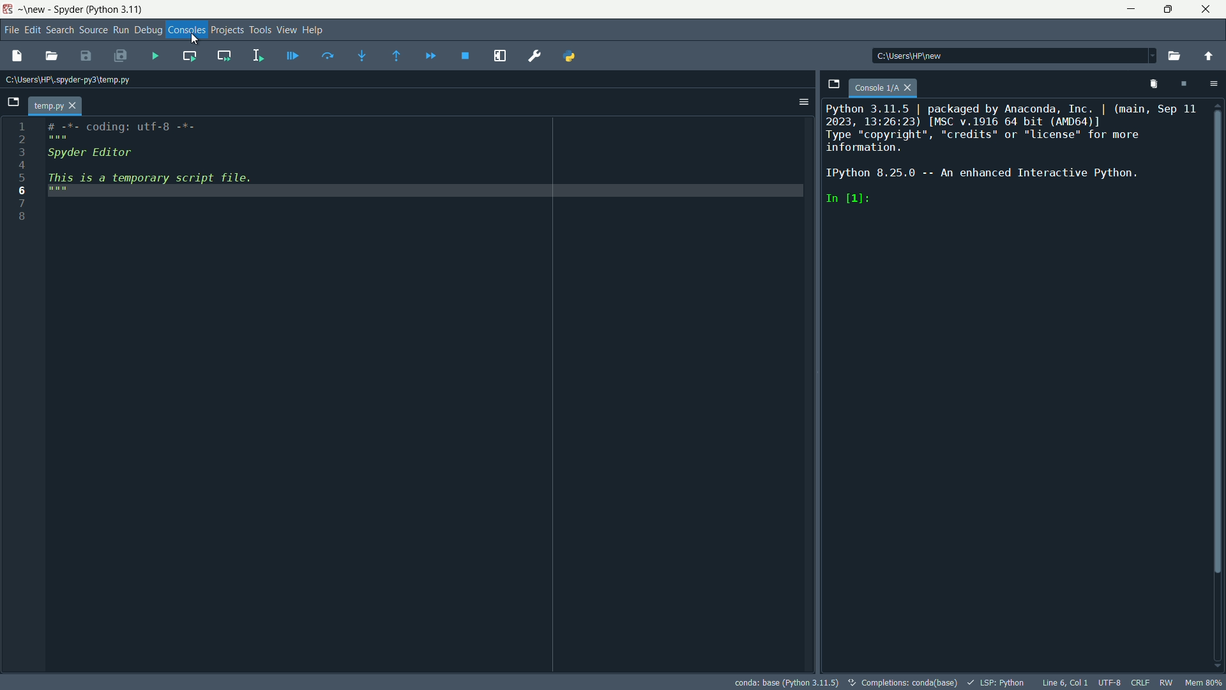 The height and width of the screenshot is (690, 1226). What do you see at coordinates (997, 682) in the screenshot?
I see `lsp:python` at bounding box center [997, 682].